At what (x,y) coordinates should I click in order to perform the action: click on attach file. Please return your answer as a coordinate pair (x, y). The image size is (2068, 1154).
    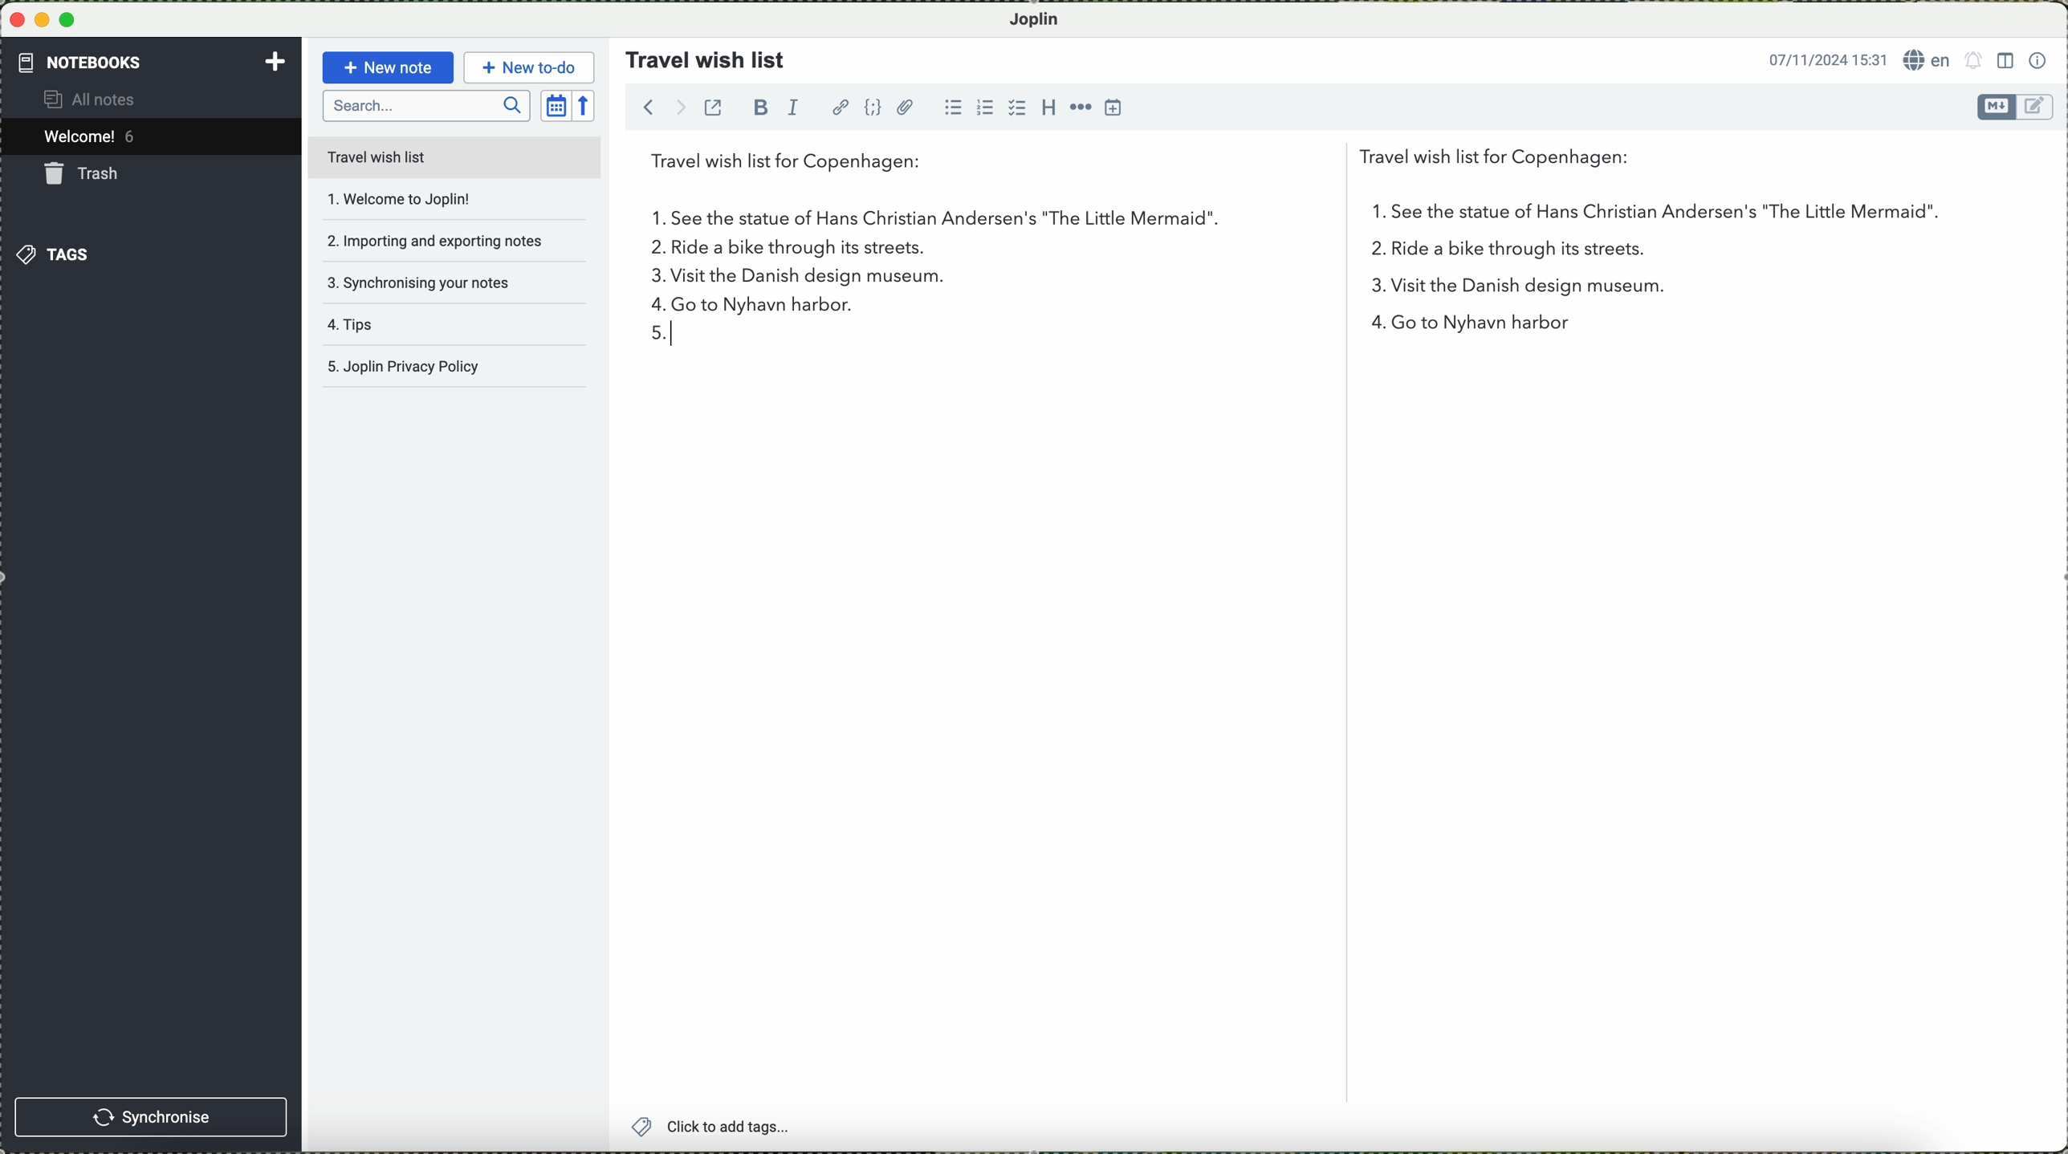
    Looking at the image, I should click on (906, 107).